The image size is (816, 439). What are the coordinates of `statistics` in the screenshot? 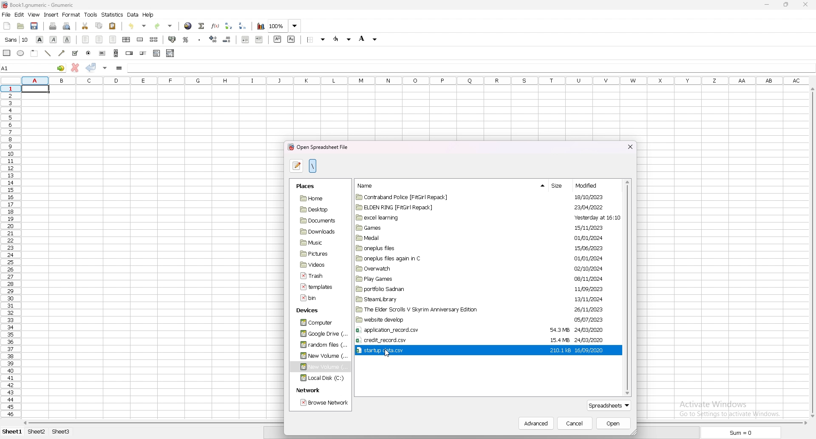 It's located at (113, 14).